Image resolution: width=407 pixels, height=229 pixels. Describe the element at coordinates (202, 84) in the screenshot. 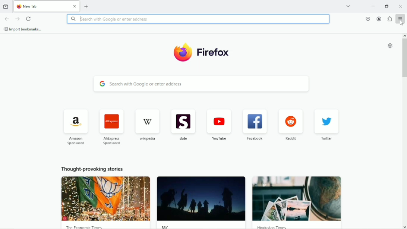

I see `Search with Google or enter address` at that location.